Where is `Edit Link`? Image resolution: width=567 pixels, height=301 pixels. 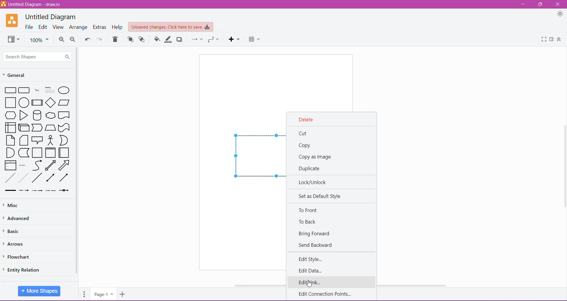 Edit Link is located at coordinates (332, 282).